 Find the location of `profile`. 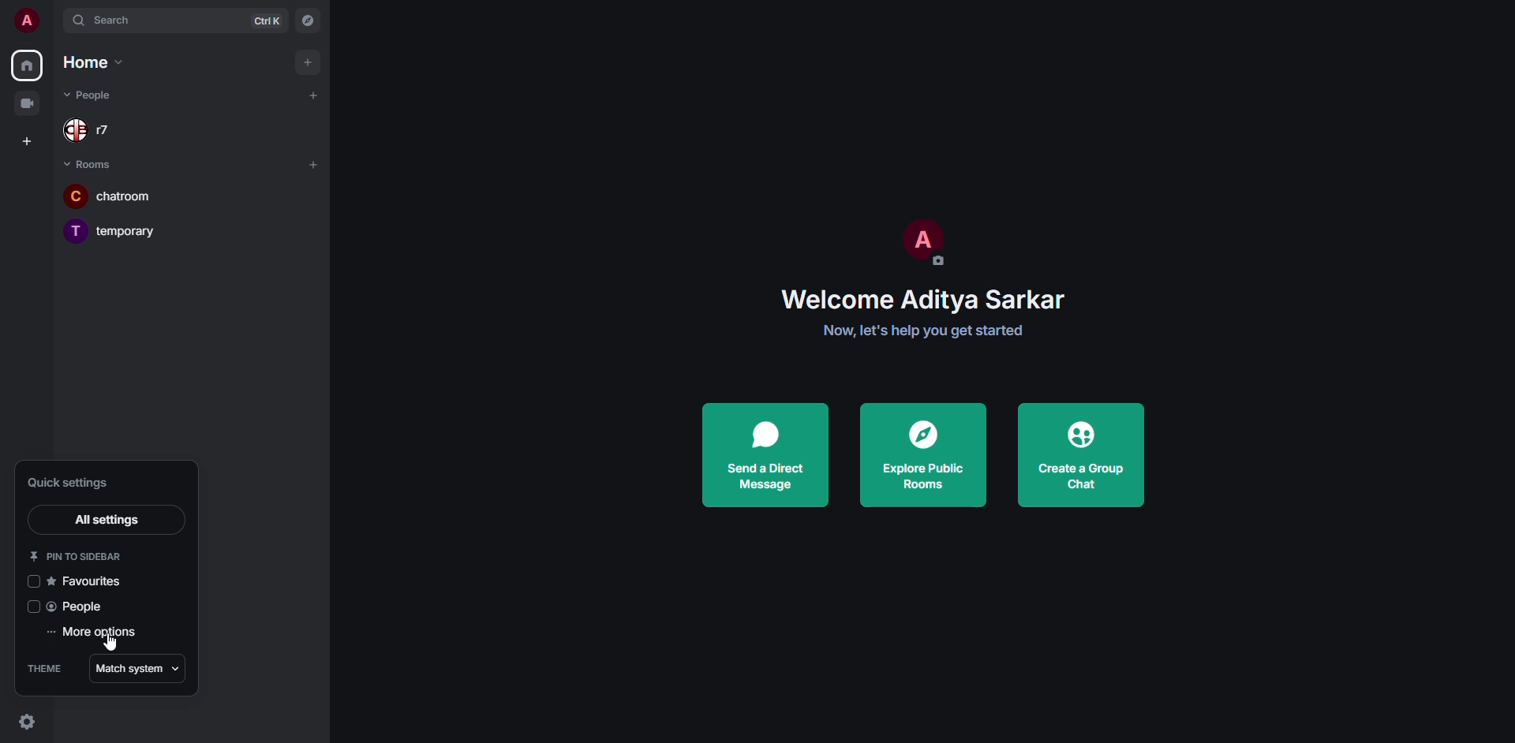

profile is located at coordinates (29, 19).